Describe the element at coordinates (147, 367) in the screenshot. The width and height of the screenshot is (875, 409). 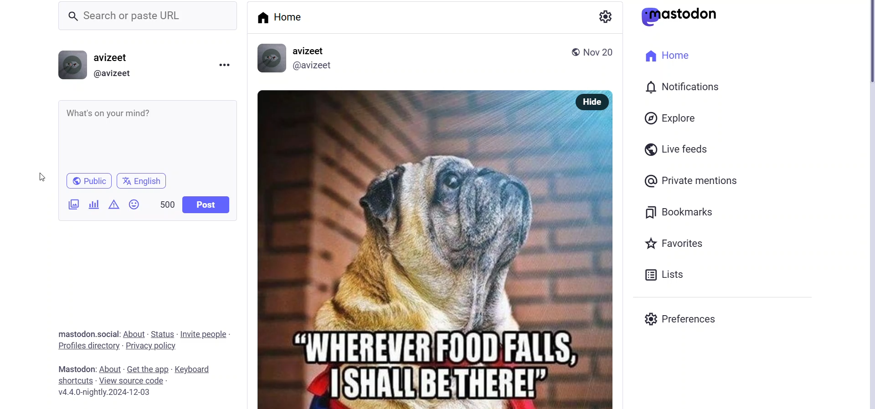
I see `get the app` at that location.